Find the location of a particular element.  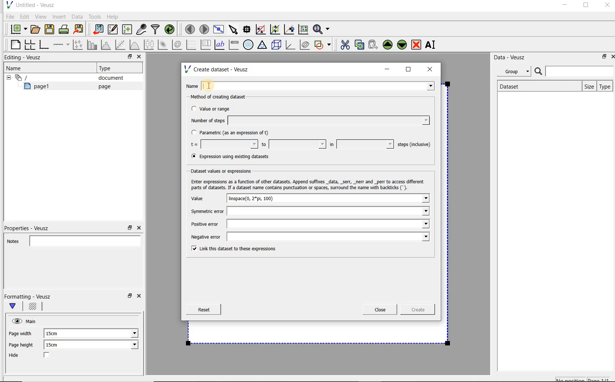

15cm is located at coordinates (56, 345).